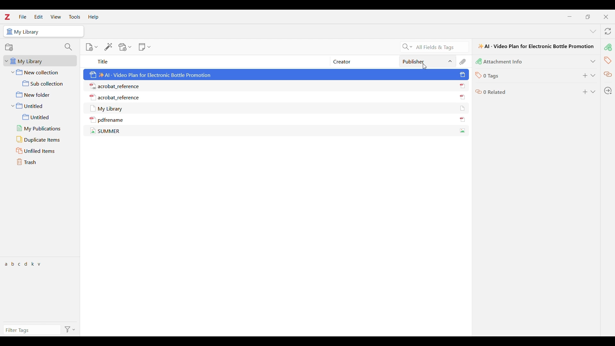 This screenshot has height=346, width=615. Describe the element at coordinates (425, 67) in the screenshot. I see `Cursor clicking on publisher column` at that location.